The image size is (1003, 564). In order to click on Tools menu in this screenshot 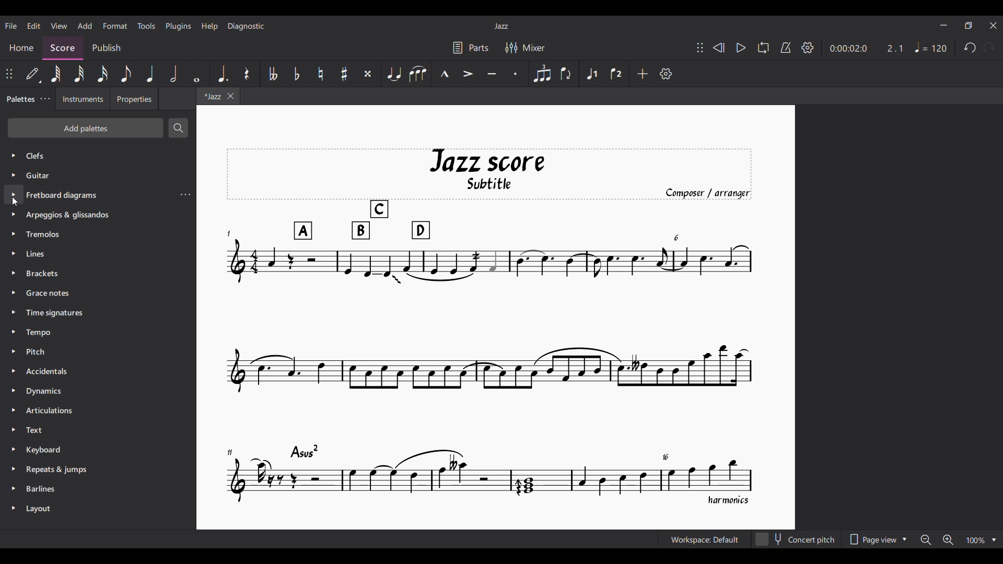, I will do `click(146, 26)`.